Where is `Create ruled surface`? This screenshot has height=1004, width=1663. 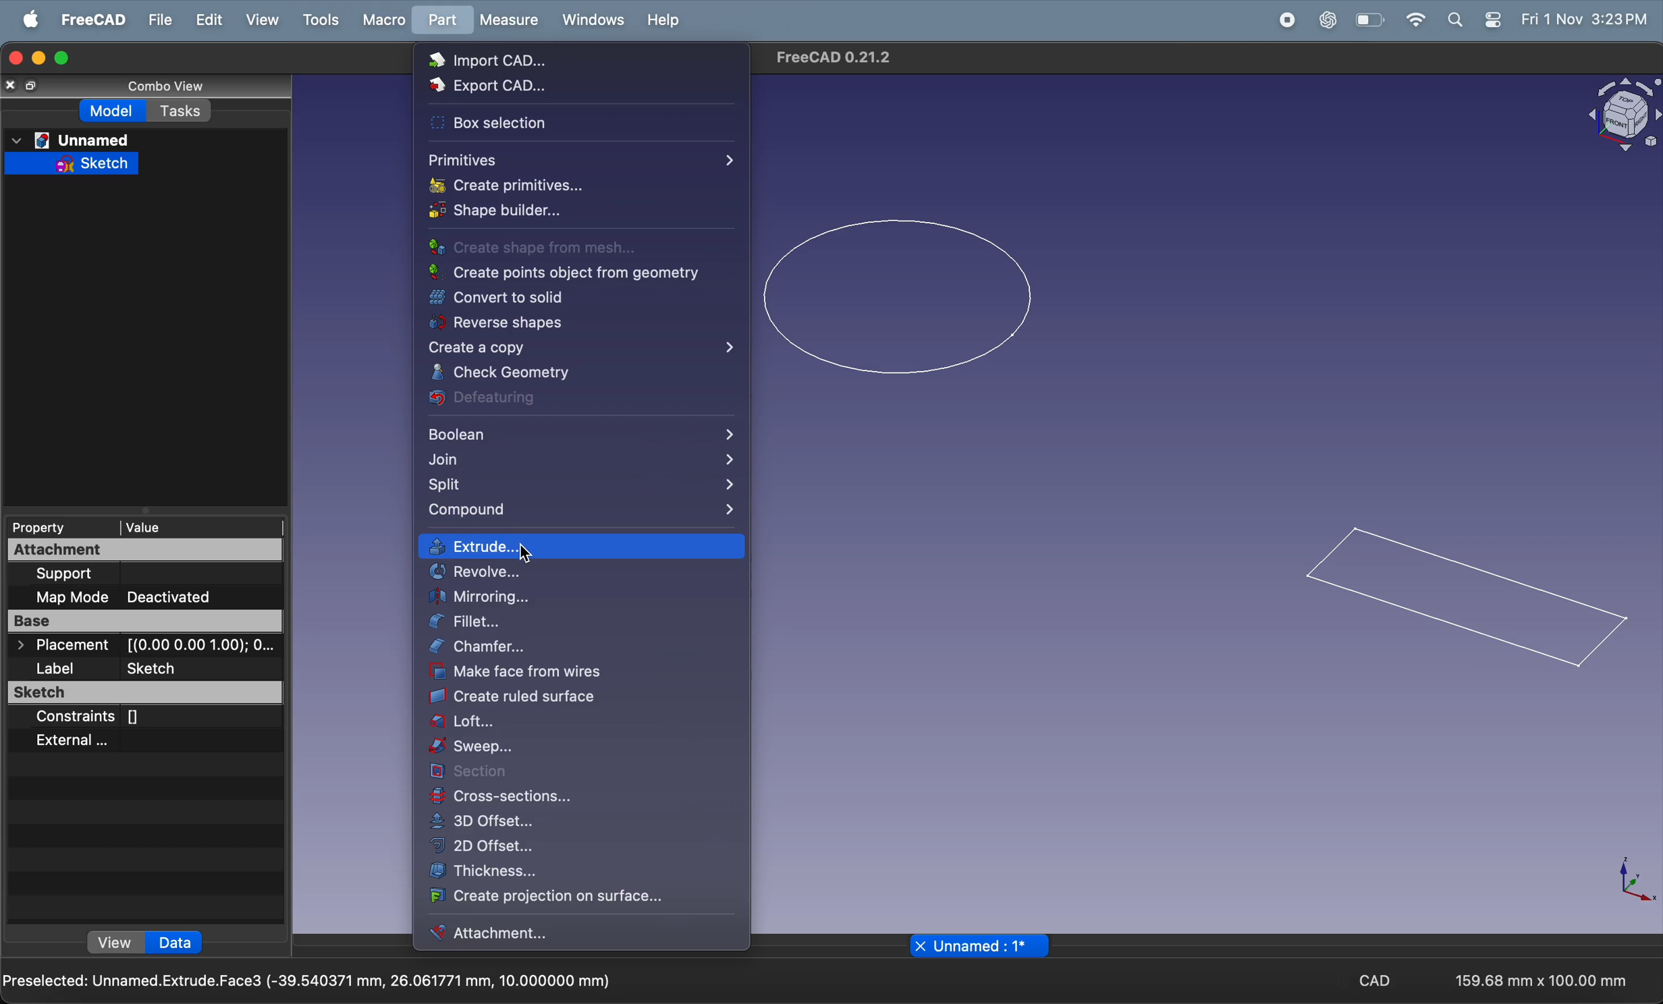
Create ruled surface is located at coordinates (571, 698).